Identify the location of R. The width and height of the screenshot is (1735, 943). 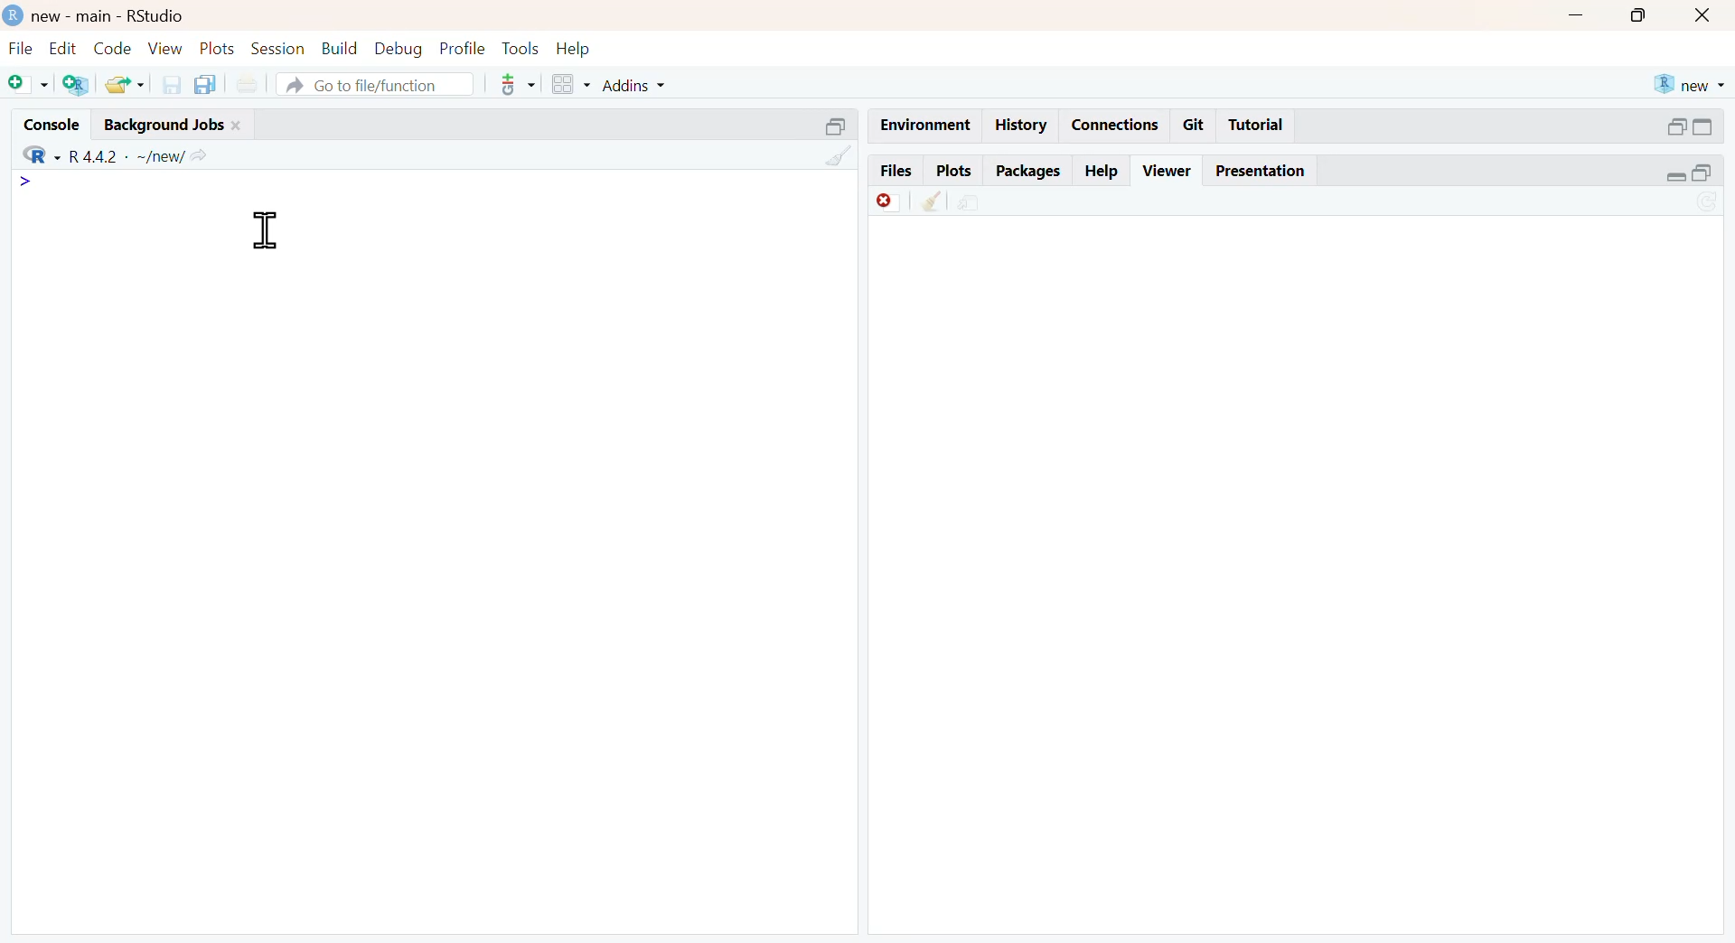
(42, 155).